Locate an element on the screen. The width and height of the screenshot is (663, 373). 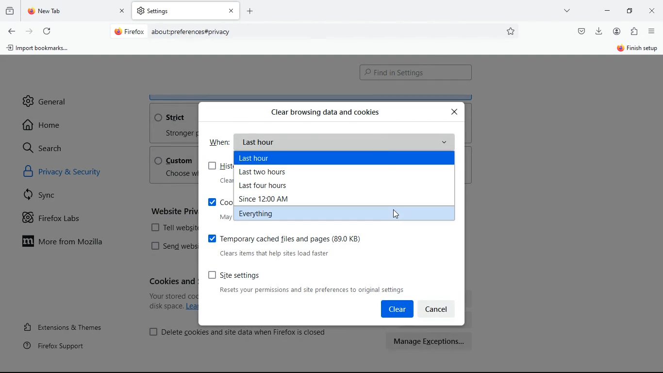
clear browsing data and cookies is located at coordinates (325, 112).